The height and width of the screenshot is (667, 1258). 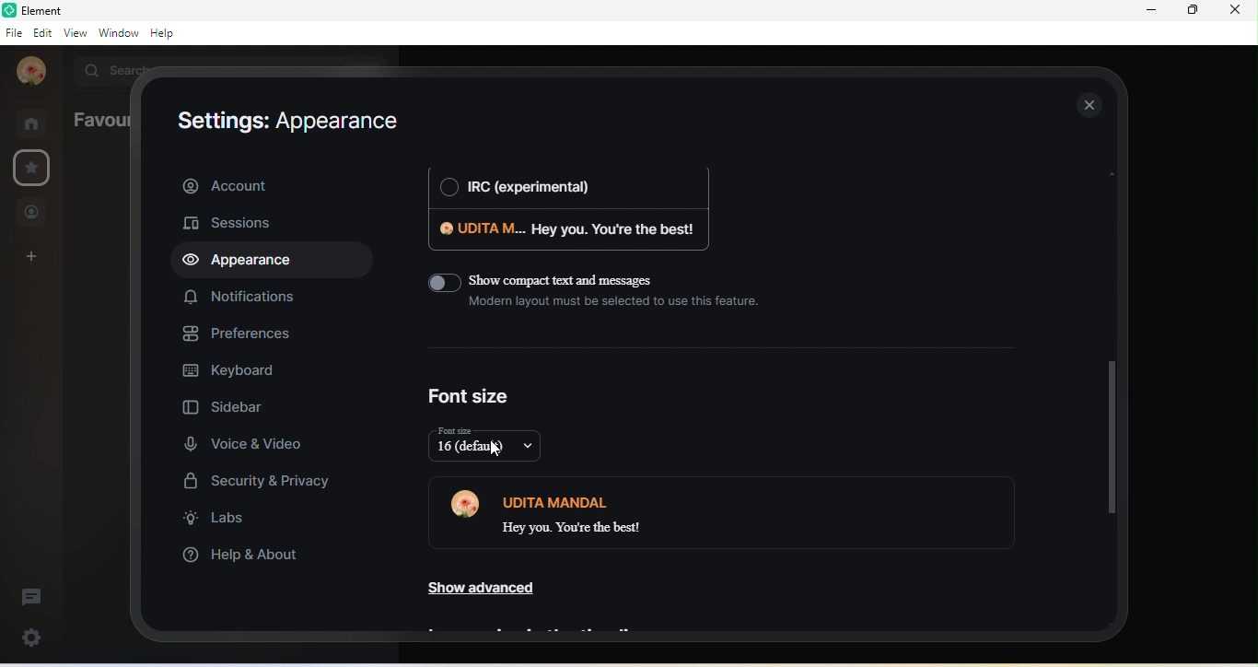 I want to click on setting: appearance, so click(x=291, y=125).